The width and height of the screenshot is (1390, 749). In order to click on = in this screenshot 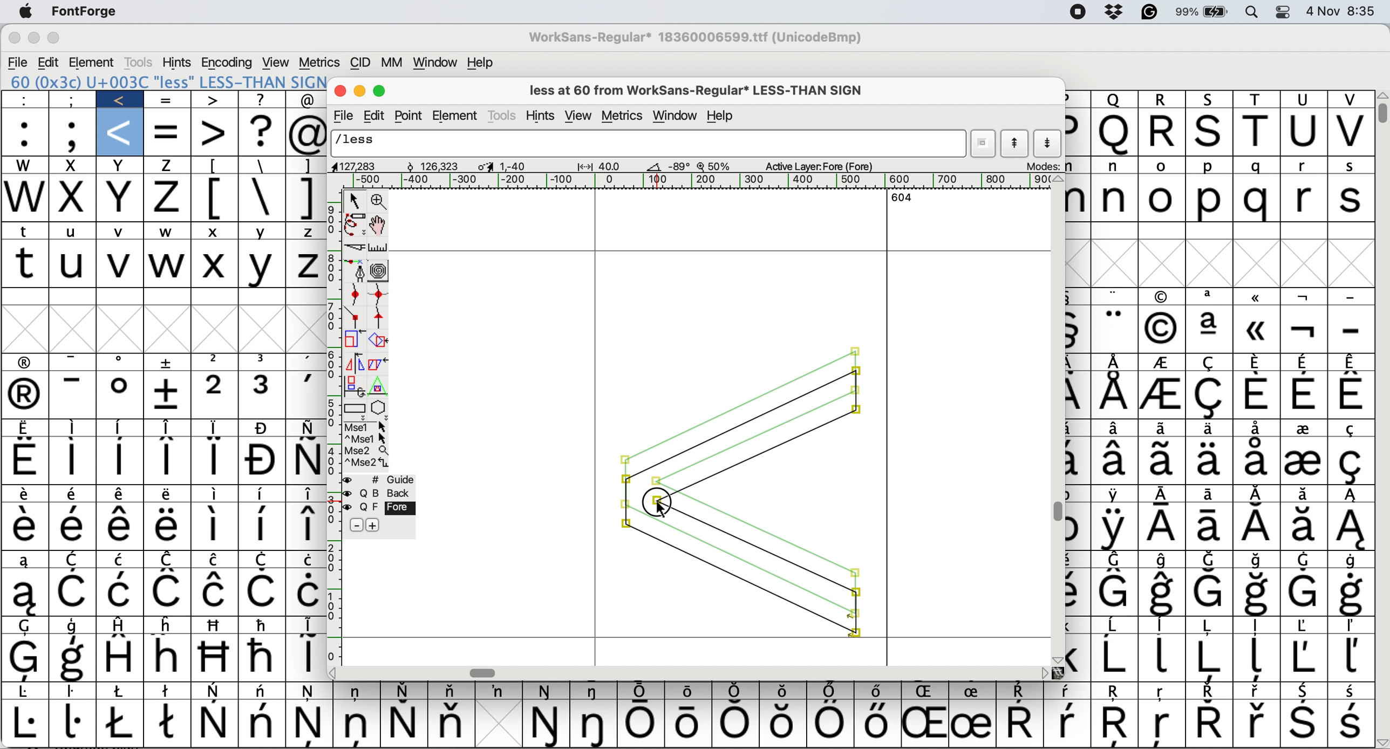, I will do `click(169, 131)`.